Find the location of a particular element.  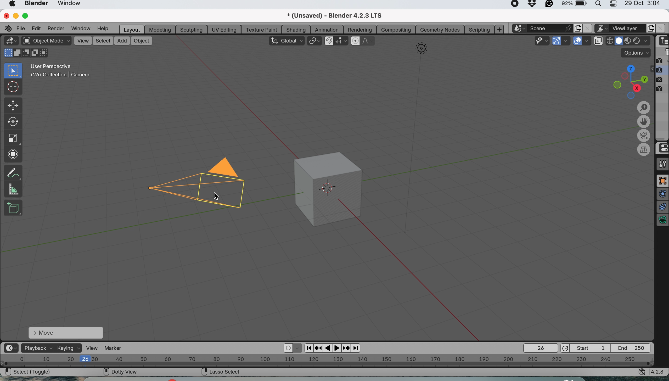

toggle xray is located at coordinates (599, 42).